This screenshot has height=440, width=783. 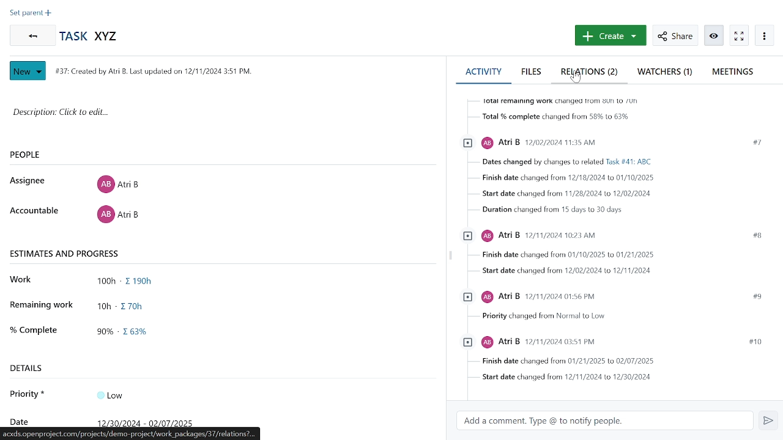 What do you see at coordinates (549, 118) in the screenshot?
I see `total % complete changed from 50% to 63%` at bounding box center [549, 118].